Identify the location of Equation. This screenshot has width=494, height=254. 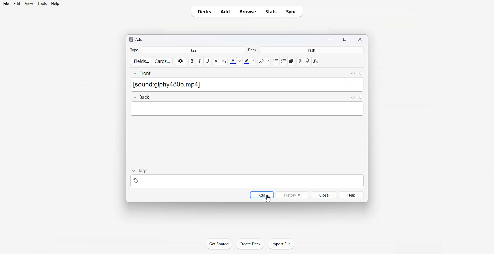
(316, 61).